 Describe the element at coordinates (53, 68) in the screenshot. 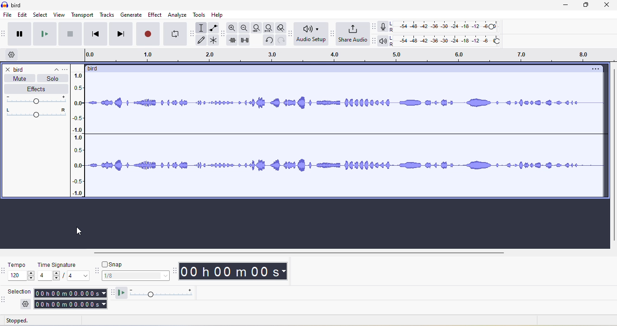

I see `collapse` at that location.